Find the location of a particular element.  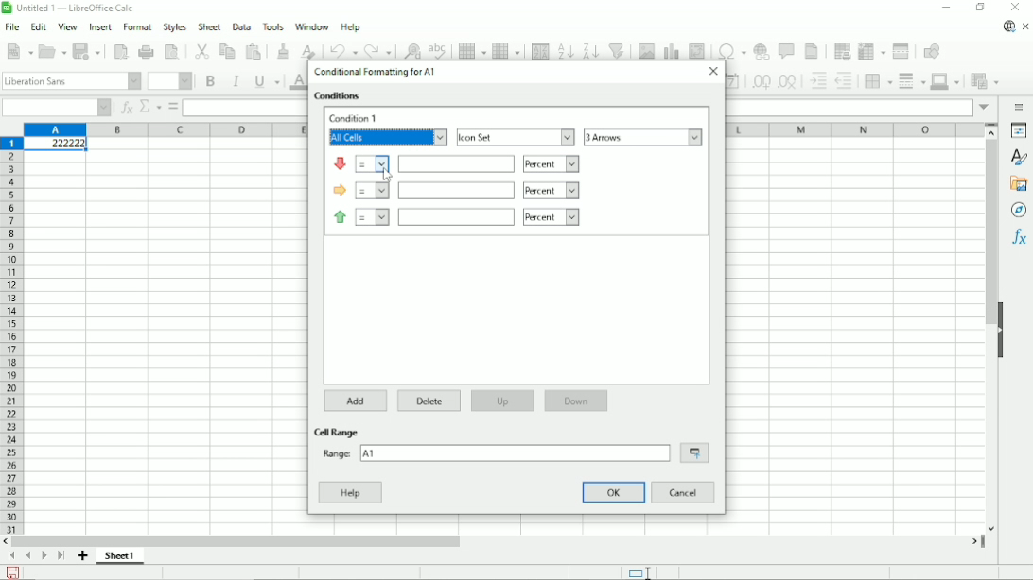

Scroll to next page is located at coordinates (44, 556).